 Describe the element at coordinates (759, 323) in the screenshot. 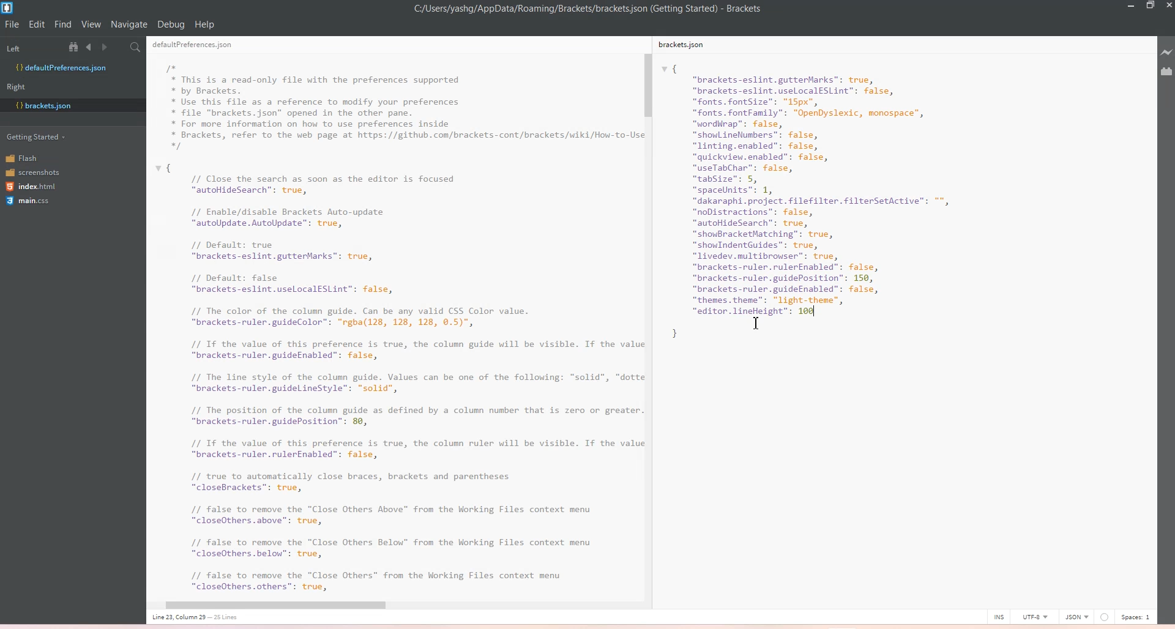

I see `Text Cursor` at that location.